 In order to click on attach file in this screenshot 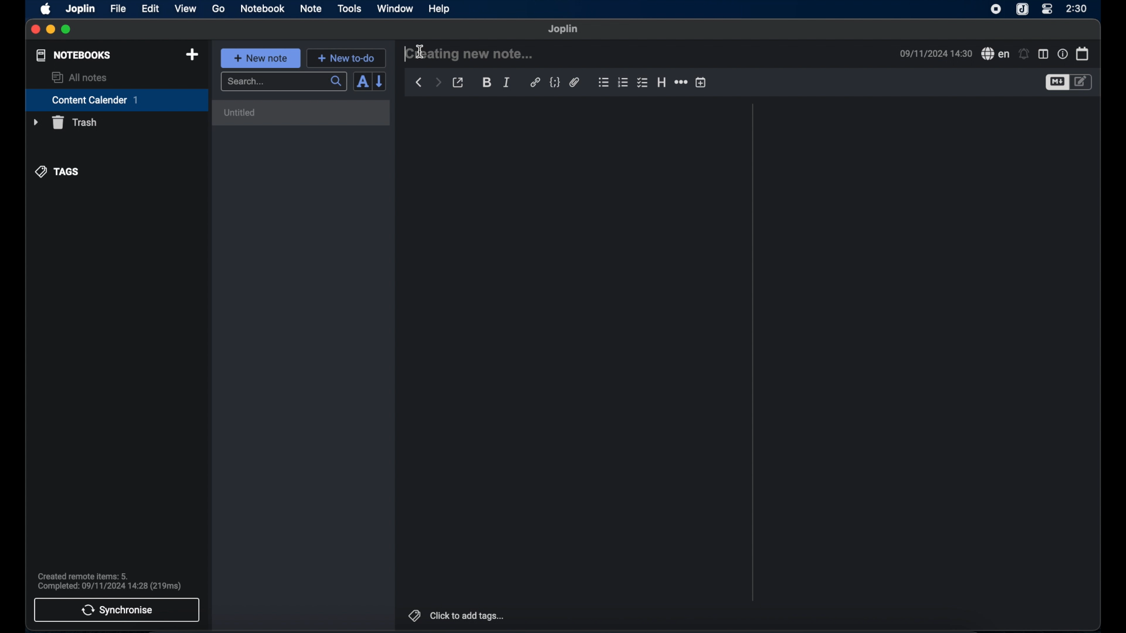, I will do `click(575, 82)`.